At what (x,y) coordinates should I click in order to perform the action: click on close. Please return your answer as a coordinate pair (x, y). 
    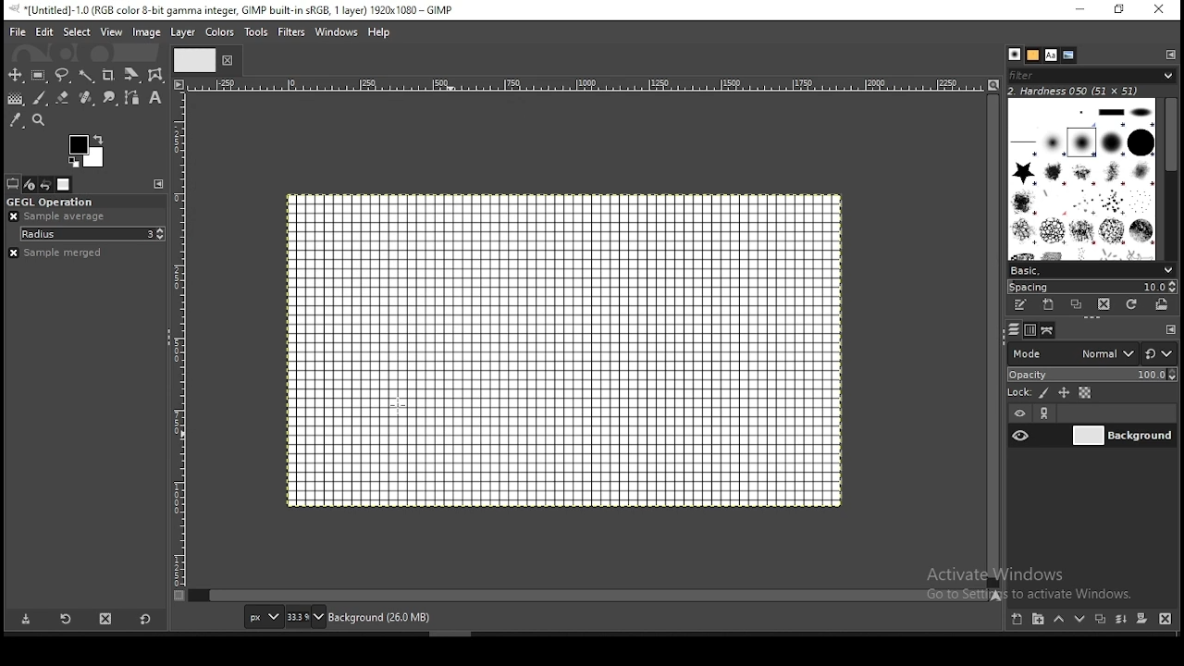
    Looking at the image, I should click on (226, 60).